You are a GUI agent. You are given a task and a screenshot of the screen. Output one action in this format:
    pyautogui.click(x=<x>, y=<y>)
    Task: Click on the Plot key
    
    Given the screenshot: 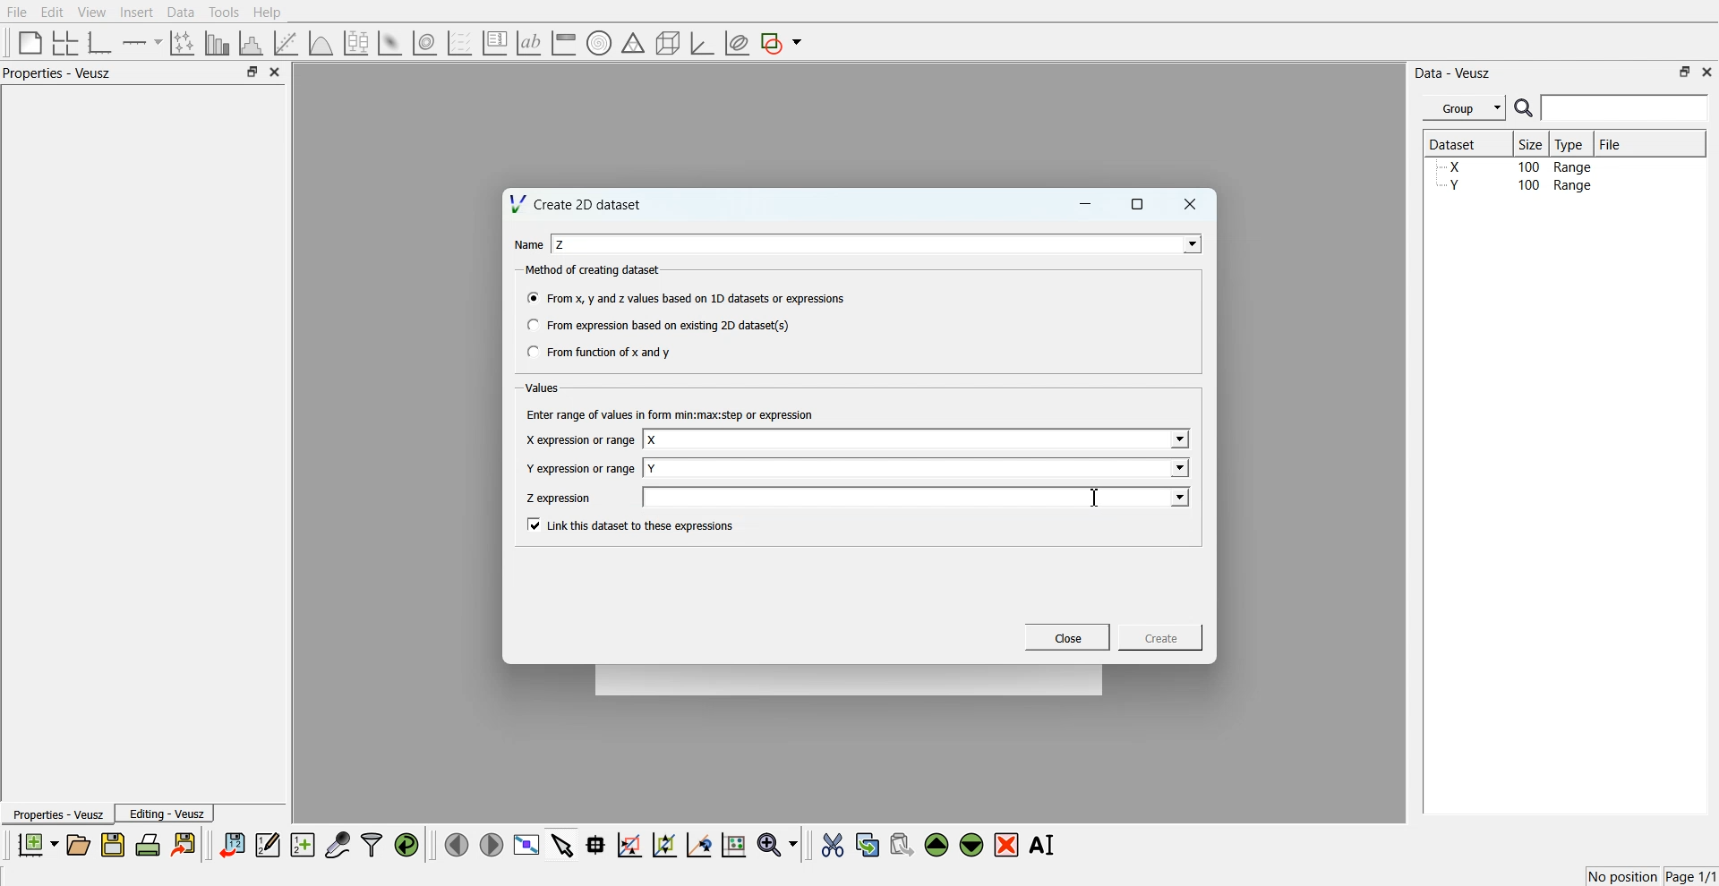 What is the action you would take?
    pyautogui.click(x=494, y=43)
    